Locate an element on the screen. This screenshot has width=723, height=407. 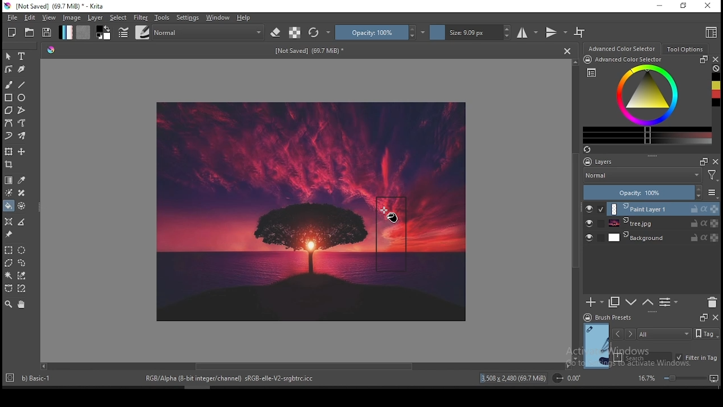
filter in tag is located at coordinates (697, 357).